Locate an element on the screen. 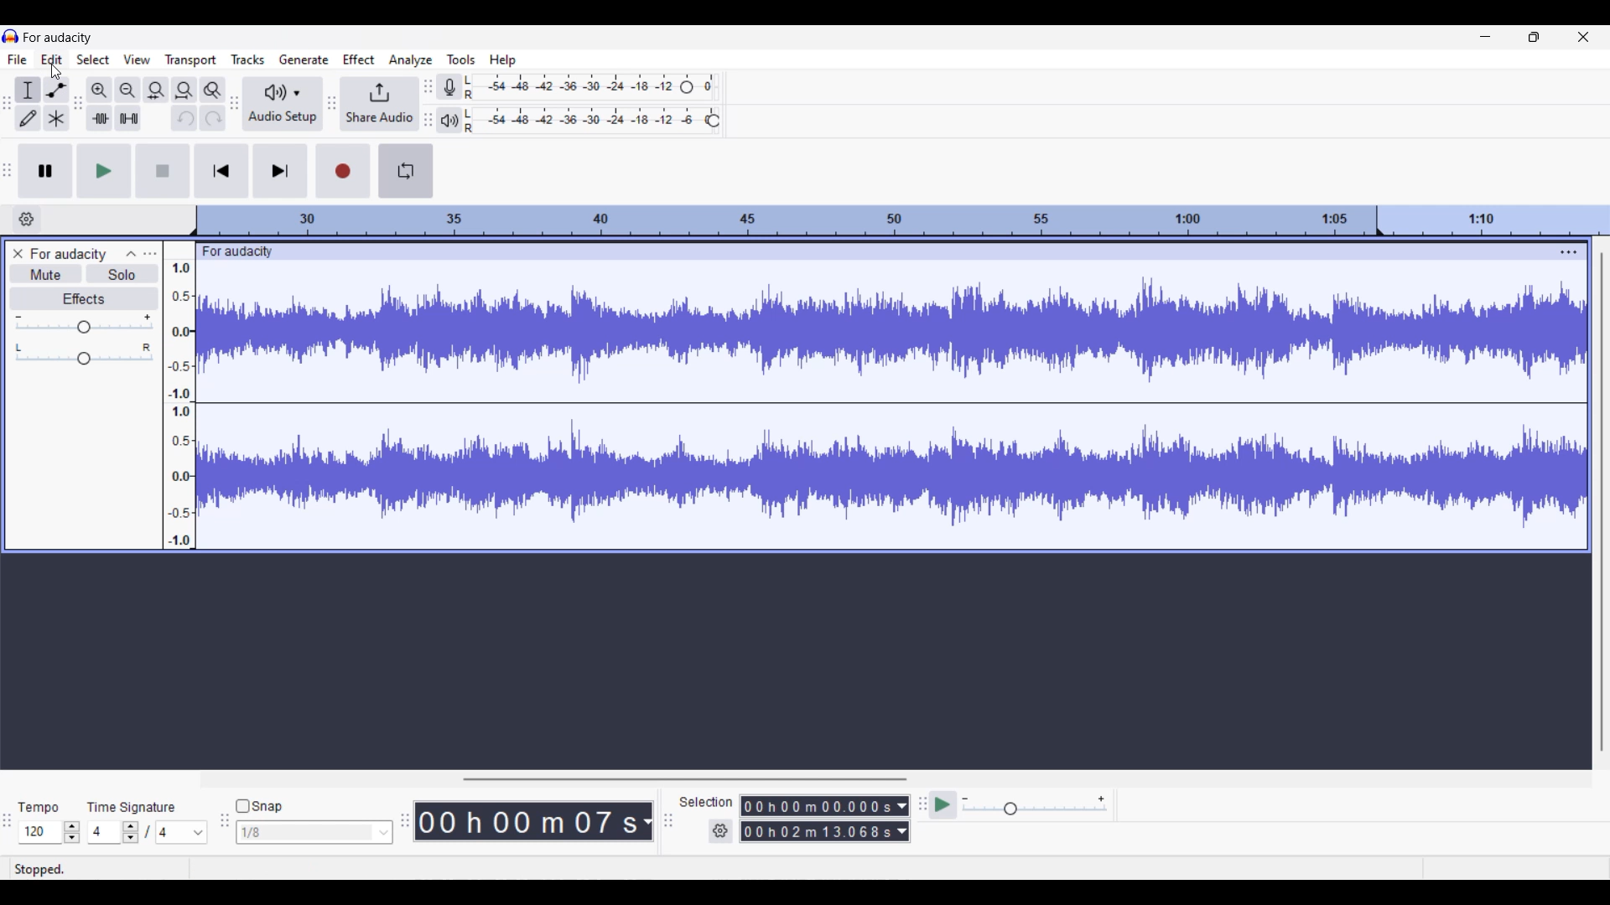 The height and width of the screenshot is (905, 1610). Scale to measure track length is located at coordinates (902, 220).